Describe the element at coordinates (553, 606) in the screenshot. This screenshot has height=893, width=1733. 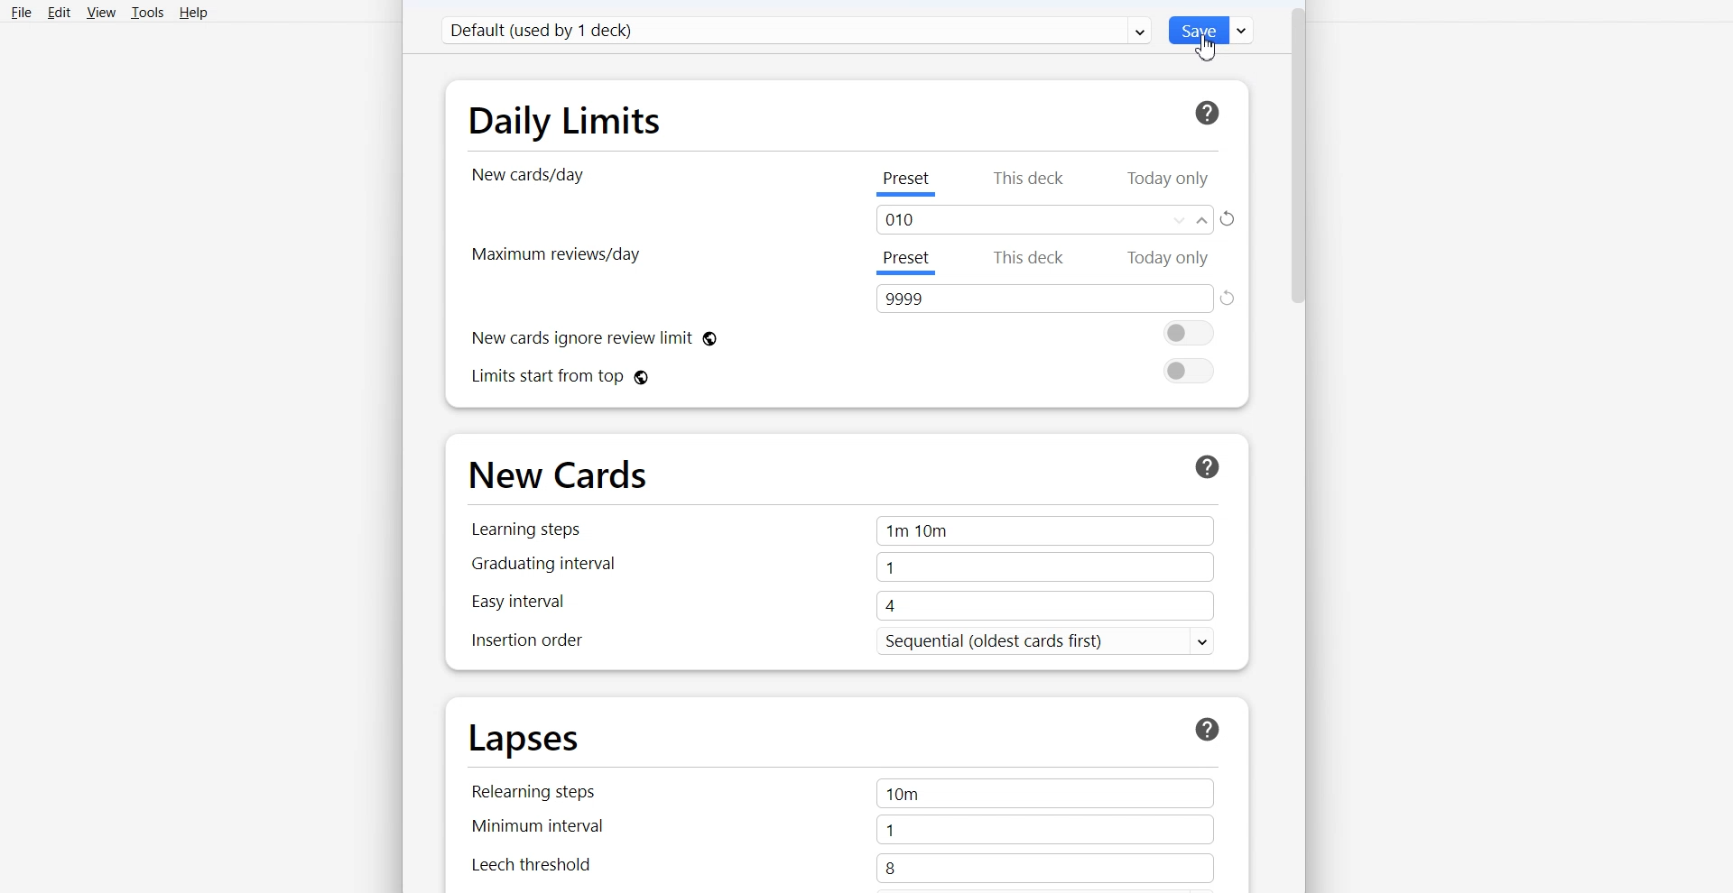
I see `Easy interval` at that location.